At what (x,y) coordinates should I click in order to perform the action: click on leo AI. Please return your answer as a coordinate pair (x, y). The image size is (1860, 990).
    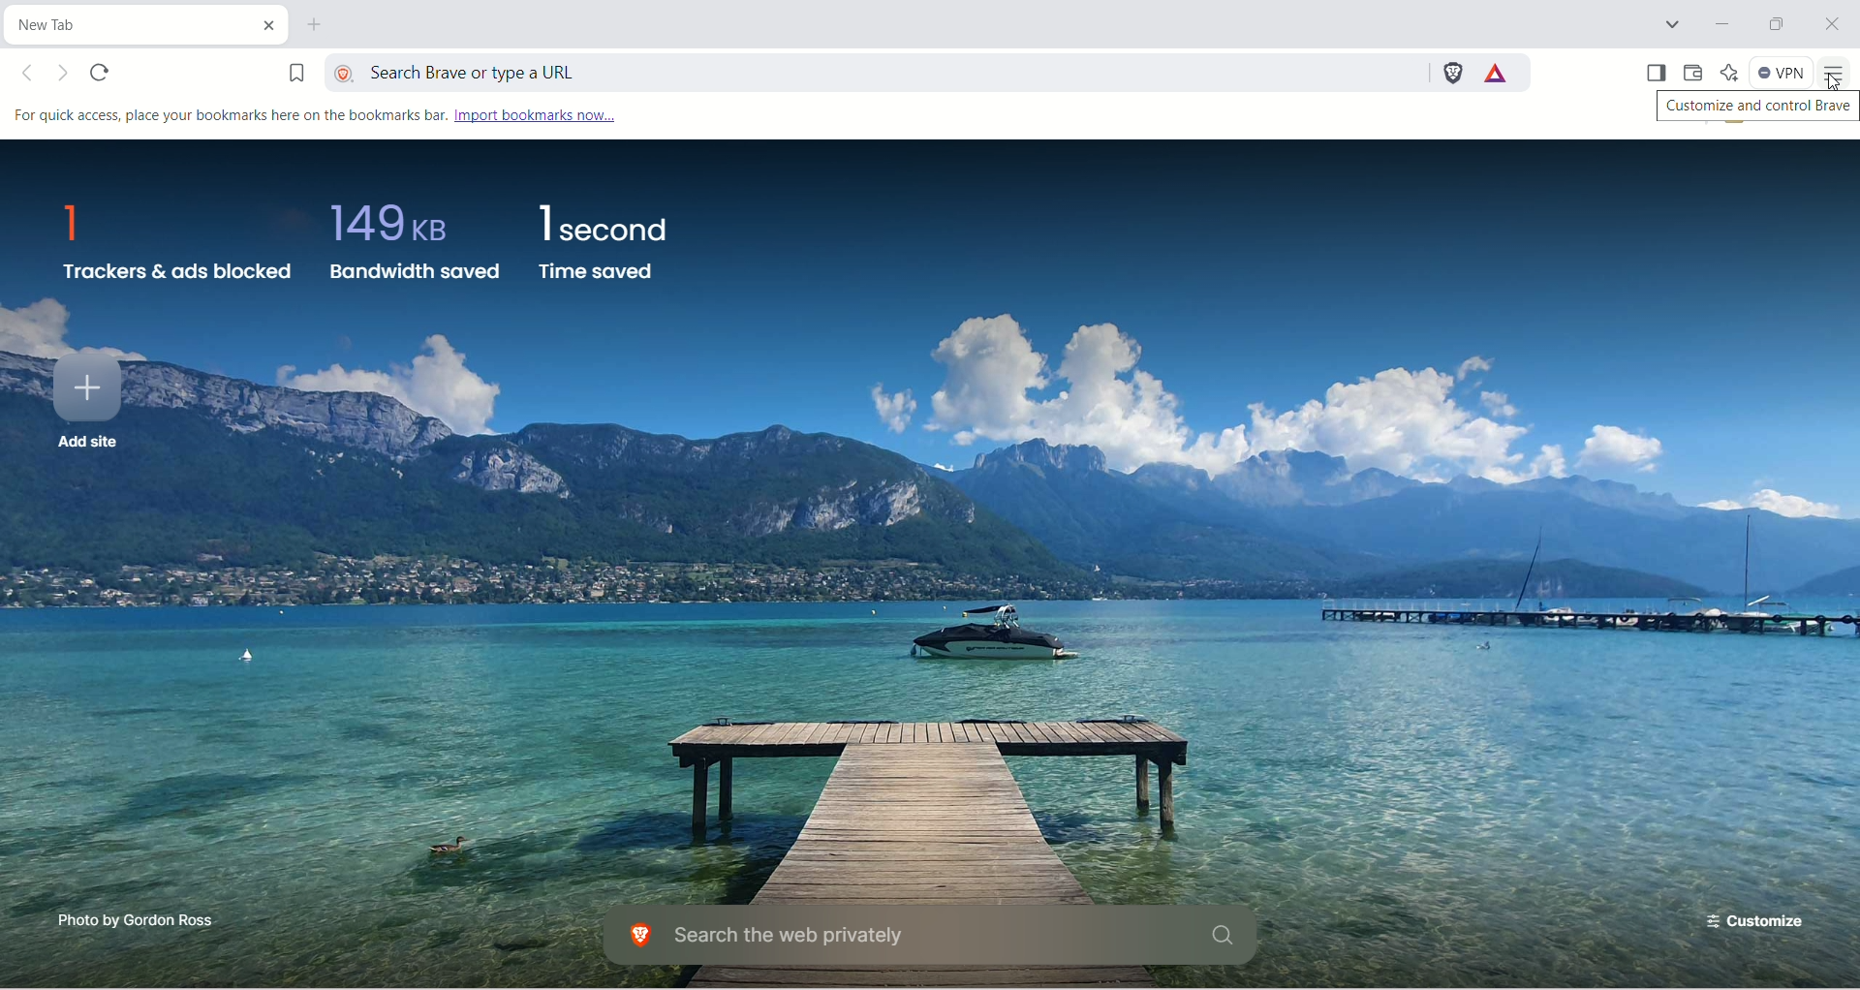
    Looking at the image, I should click on (1729, 71).